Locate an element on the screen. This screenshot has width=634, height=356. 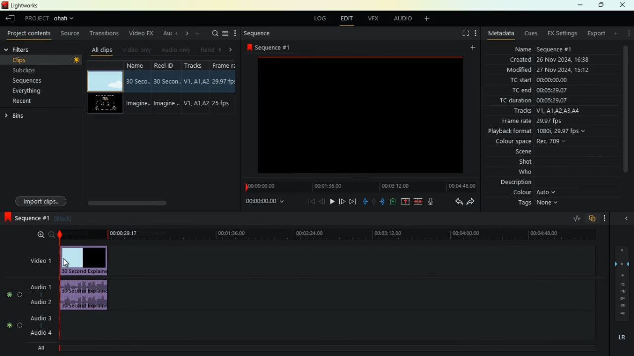
playback format is located at coordinates (538, 132).